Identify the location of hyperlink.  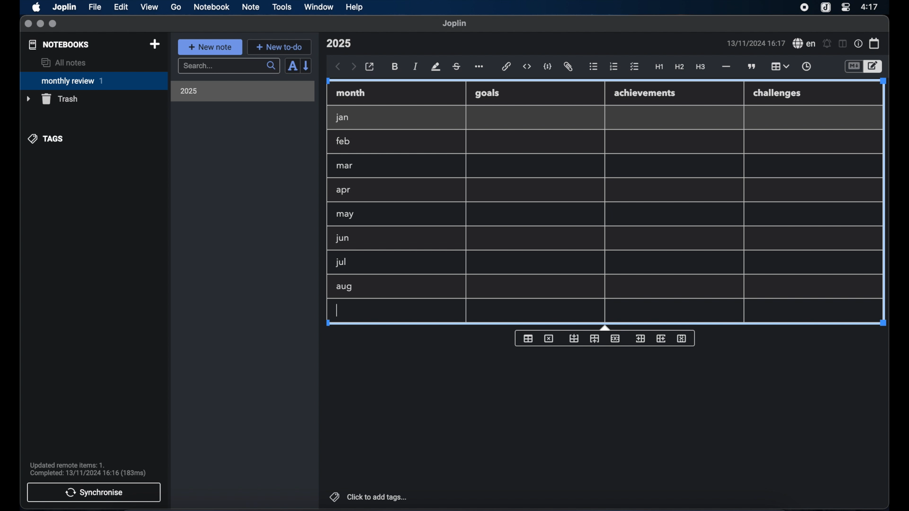
(507, 66).